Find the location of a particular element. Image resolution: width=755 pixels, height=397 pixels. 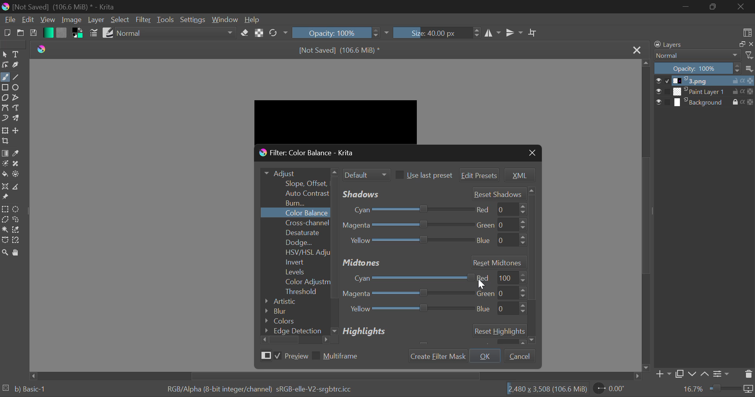

Eyedropper is located at coordinates (18, 154).